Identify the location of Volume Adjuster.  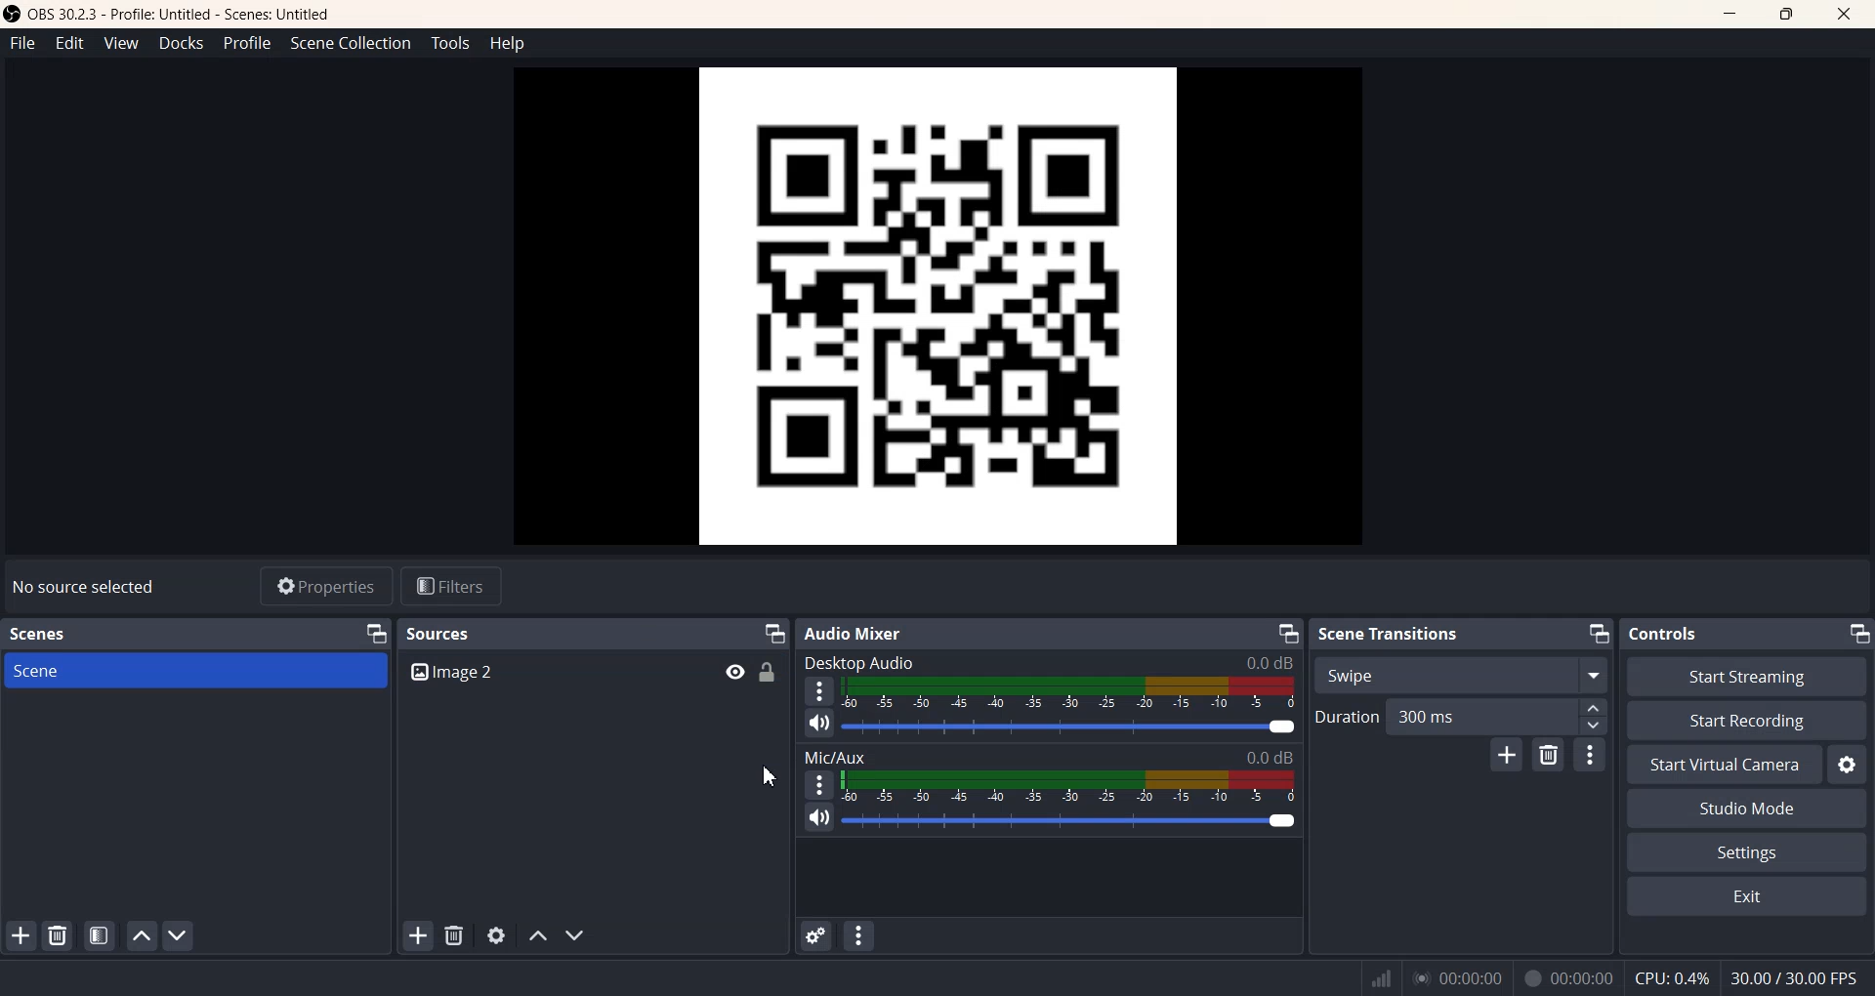
(1070, 725).